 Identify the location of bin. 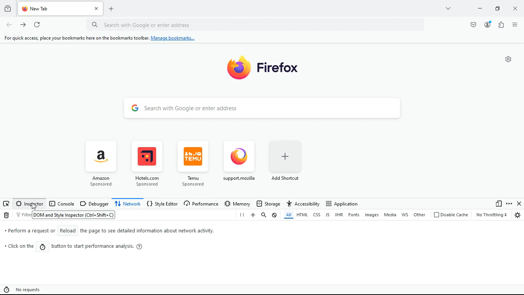
(7, 216).